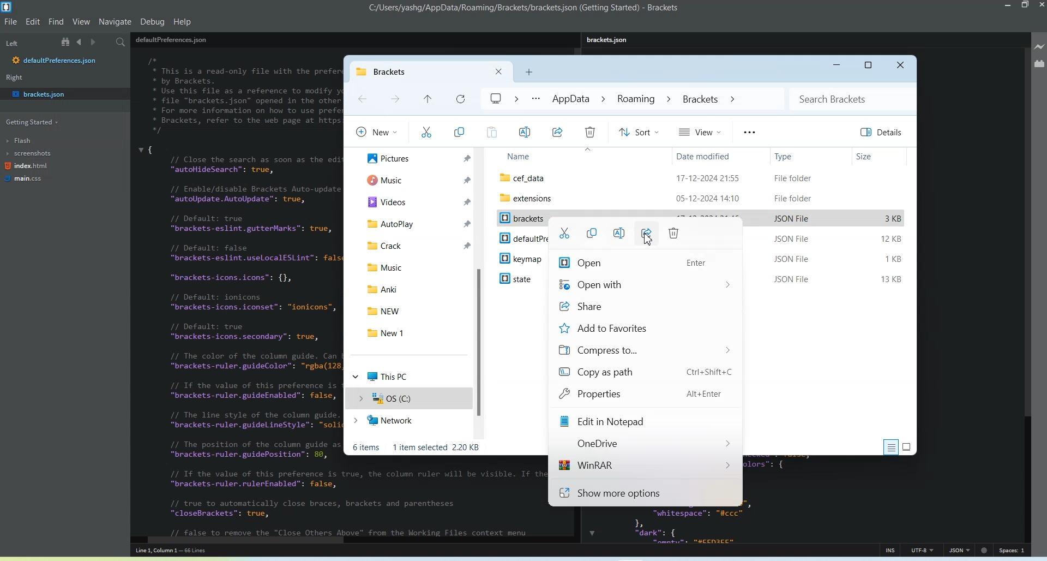  I want to click on Debug, so click(153, 21).